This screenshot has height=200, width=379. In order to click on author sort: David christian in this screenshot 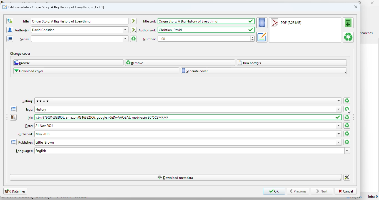, I will do `click(202, 29)`.